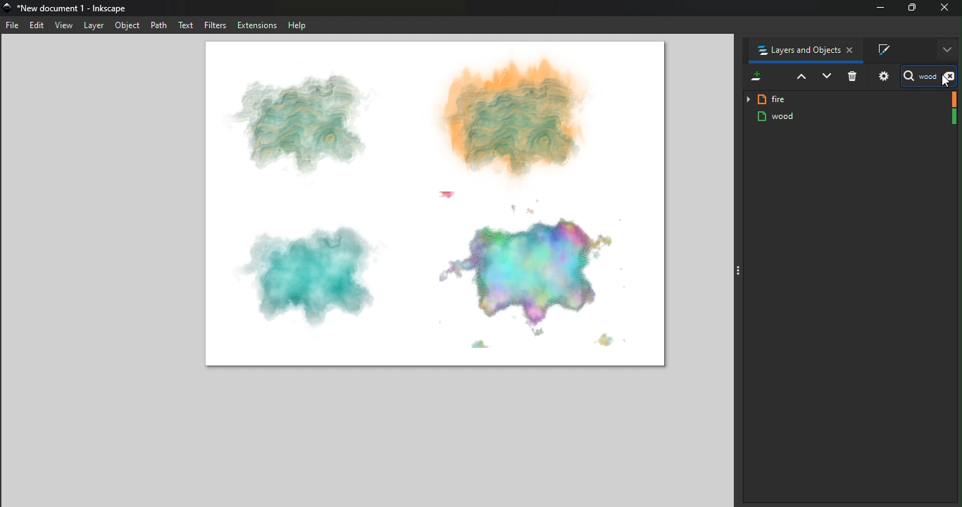  What do you see at coordinates (13, 25) in the screenshot?
I see `File` at bounding box center [13, 25].